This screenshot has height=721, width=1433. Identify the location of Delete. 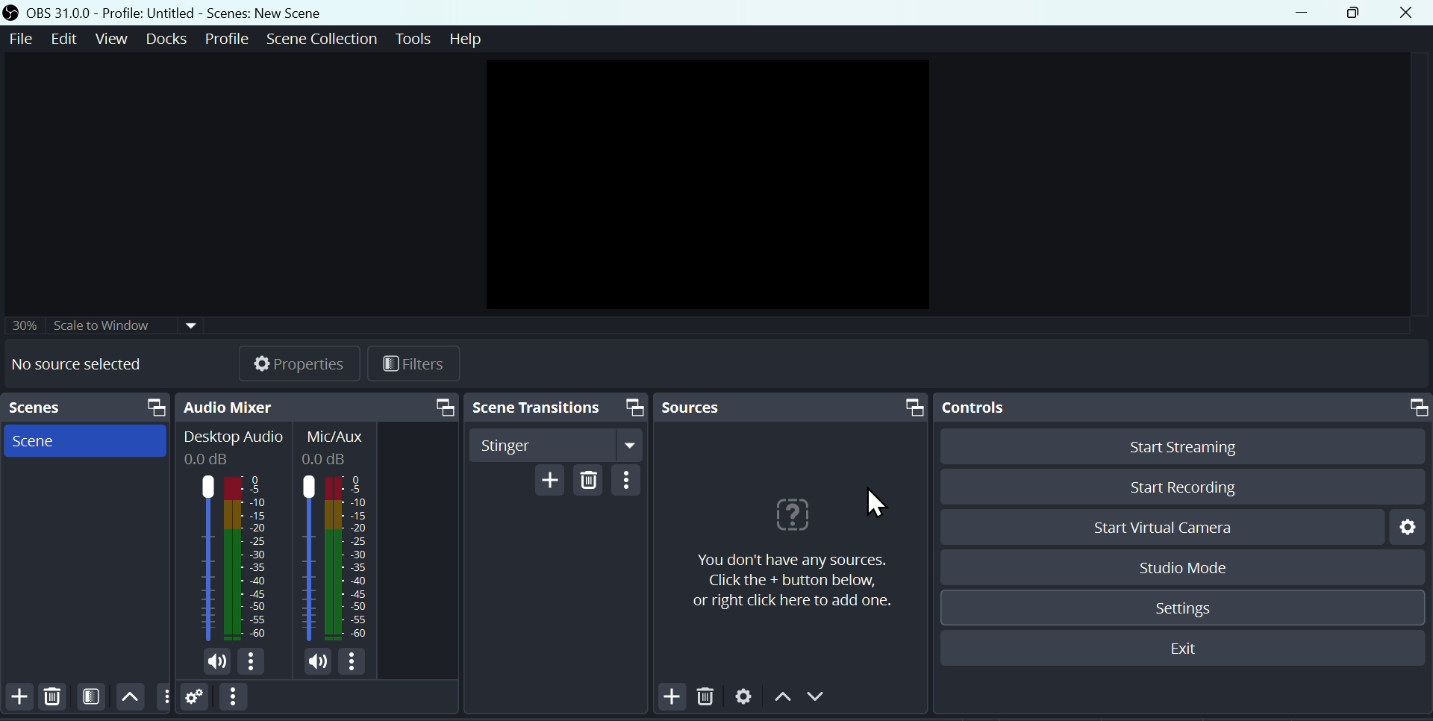
(589, 481).